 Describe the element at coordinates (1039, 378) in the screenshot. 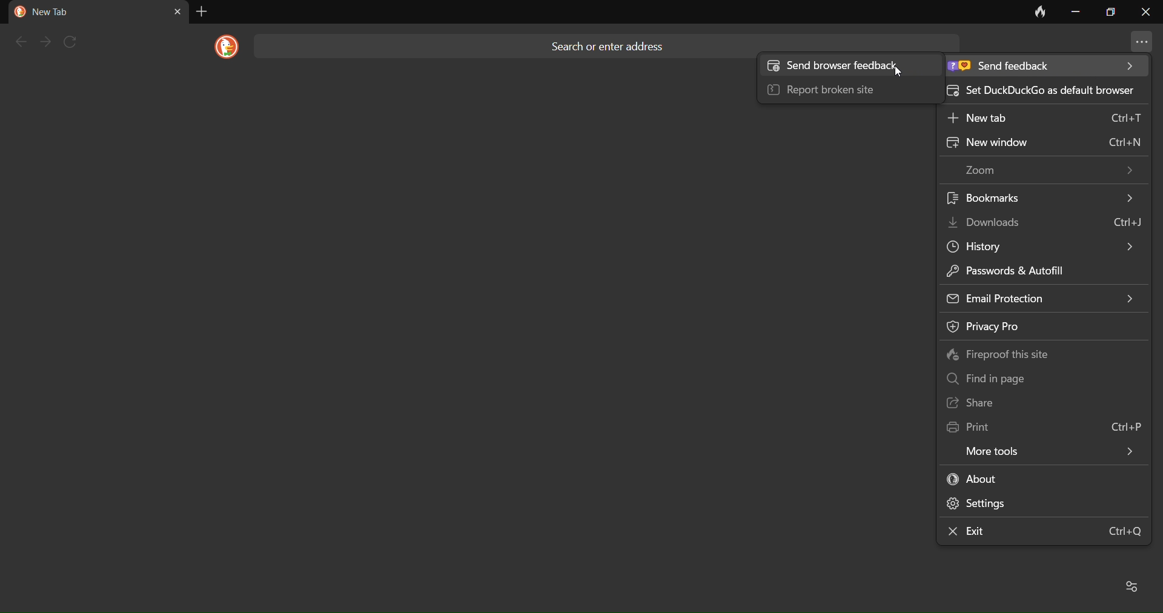

I see `find in page` at that location.